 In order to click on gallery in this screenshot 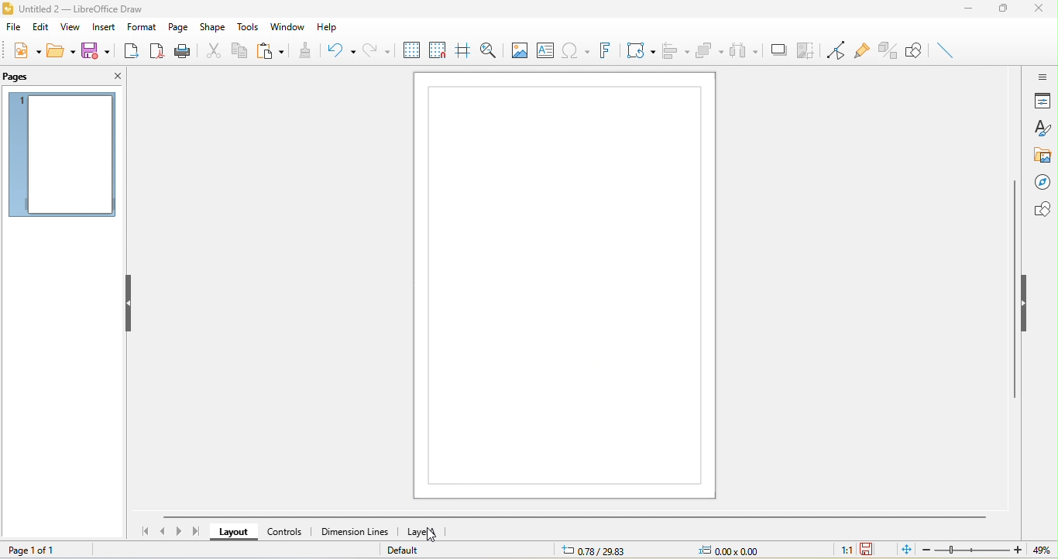, I will do `click(1042, 153)`.